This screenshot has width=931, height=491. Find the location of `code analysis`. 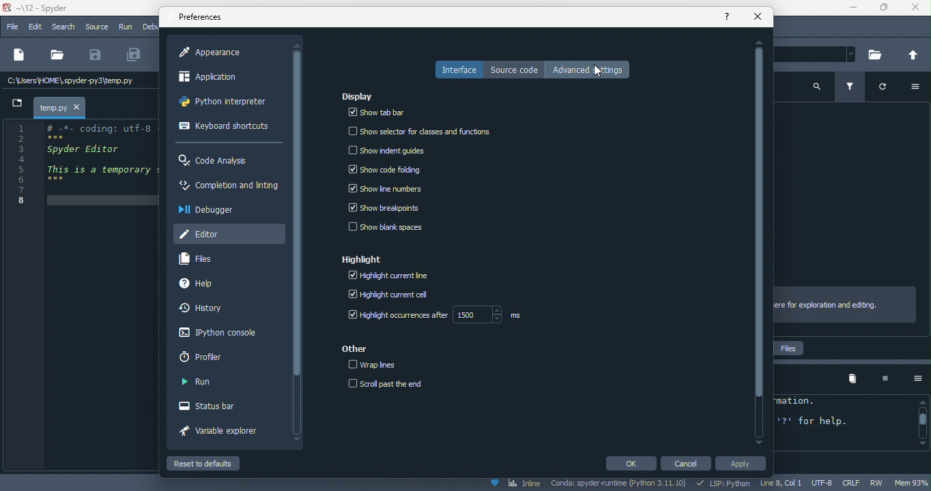

code analysis is located at coordinates (217, 161).